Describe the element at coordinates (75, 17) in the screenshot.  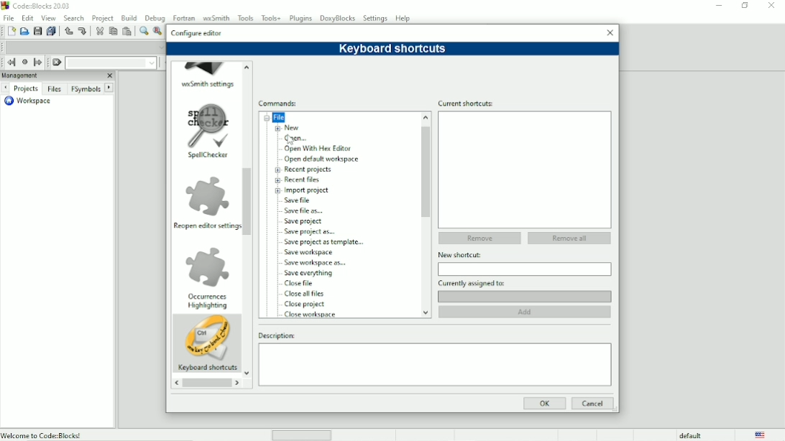
I see `Search` at that location.